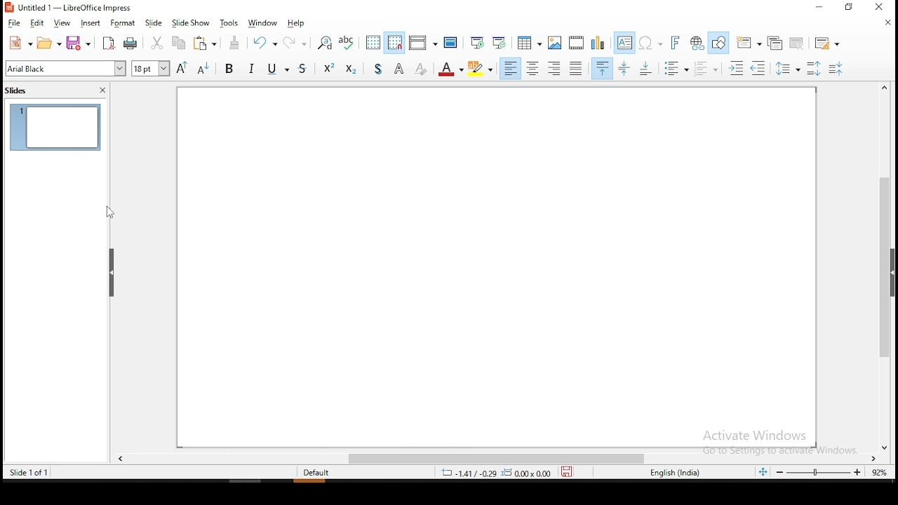 This screenshot has width=898, height=505. What do you see at coordinates (149, 69) in the screenshot?
I see `font size` at bounding box center [149, 69].